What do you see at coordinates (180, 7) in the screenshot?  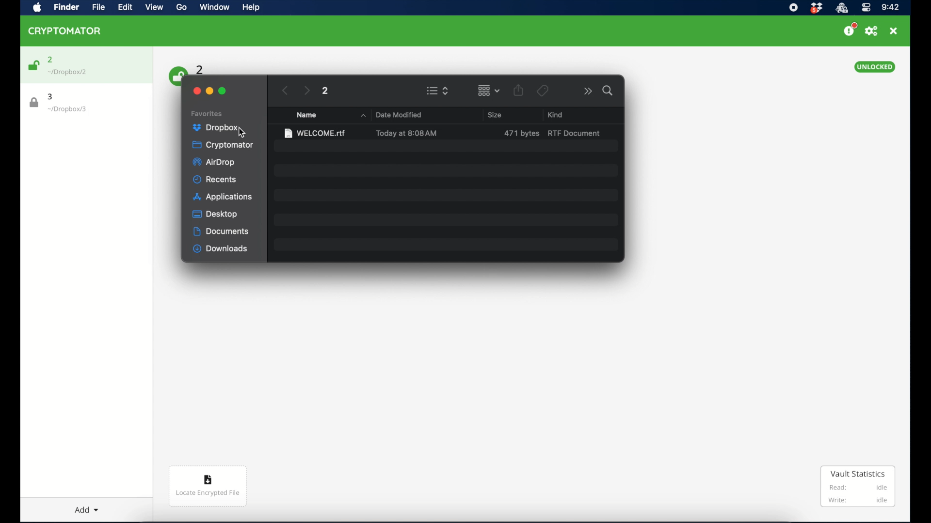 I see `go` at bounding box center [180, 7].